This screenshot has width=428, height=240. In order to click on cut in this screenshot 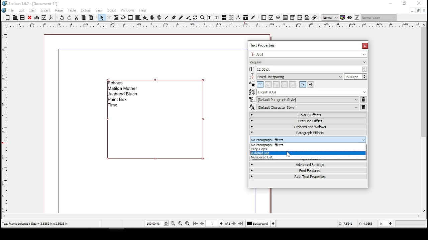, I will do `click(77, 17)`.